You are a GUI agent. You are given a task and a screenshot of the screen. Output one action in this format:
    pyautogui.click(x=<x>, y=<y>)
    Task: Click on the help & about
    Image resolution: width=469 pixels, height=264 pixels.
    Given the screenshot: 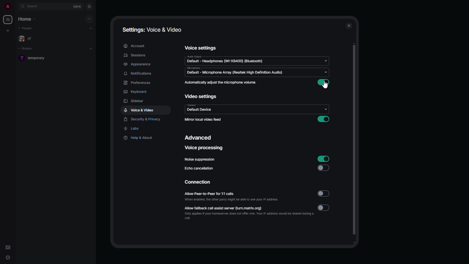 What is the action you would take?
    pyautogui.click(x=137, y=138)
    